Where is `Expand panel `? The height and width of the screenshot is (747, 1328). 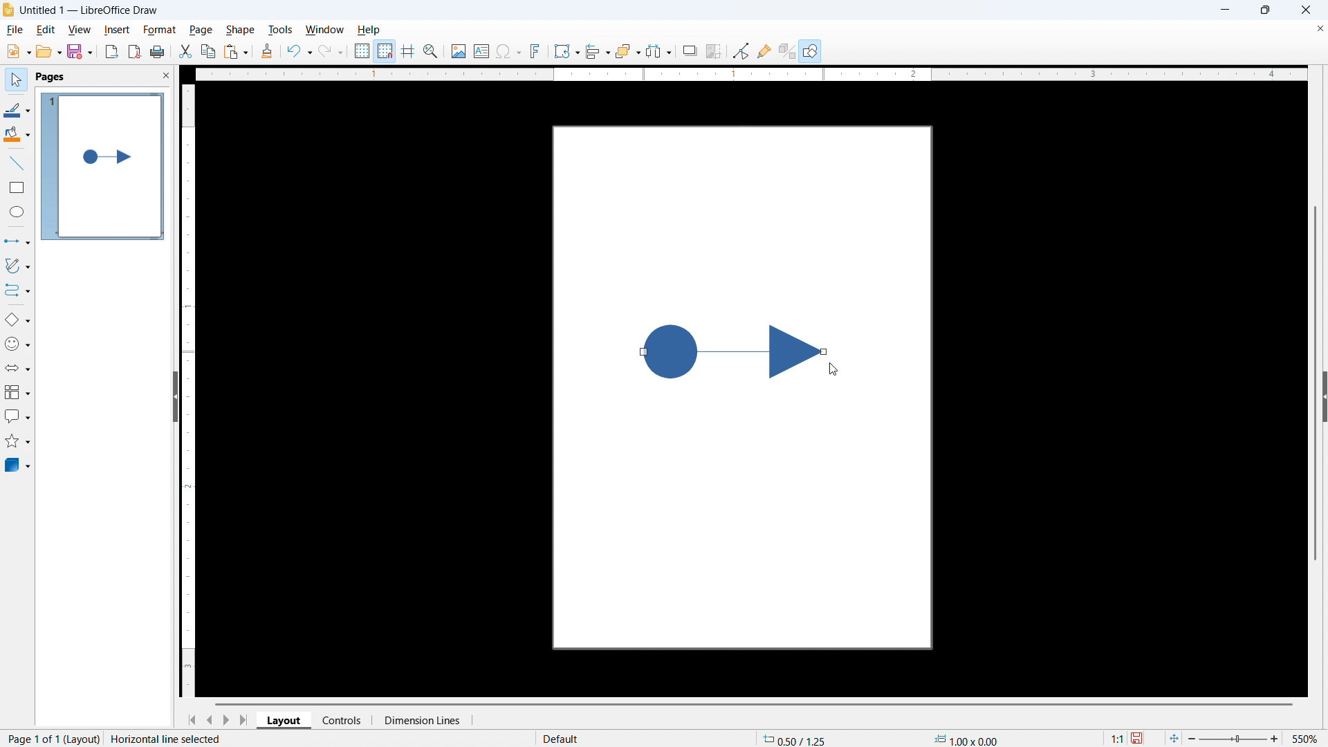 Expand panel  is located at coordinates (1324, 396).